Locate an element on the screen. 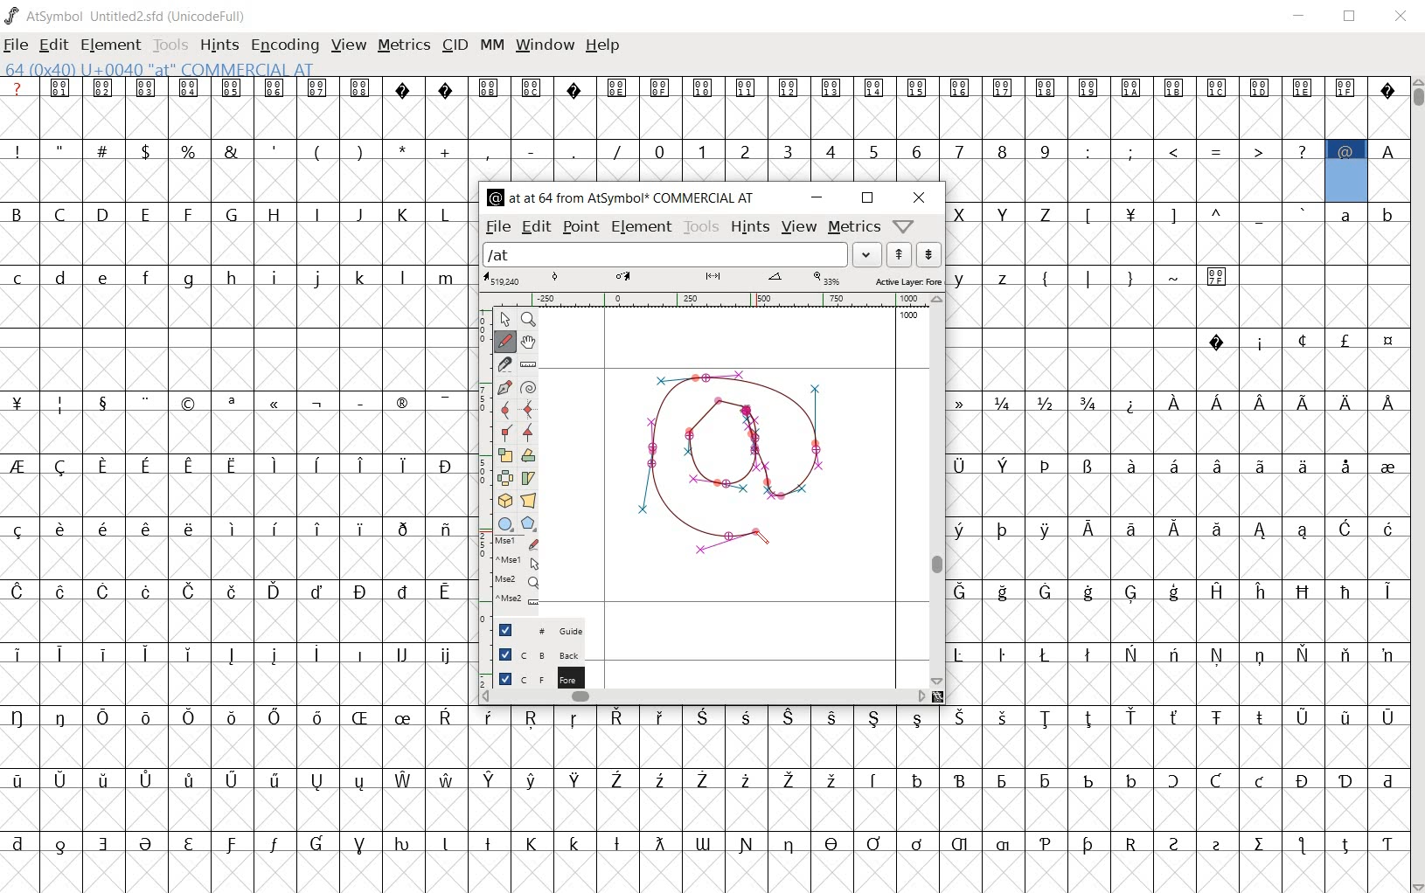 This screenshot has height=893, width=1425. FILE is located at coordinates (16, 46).